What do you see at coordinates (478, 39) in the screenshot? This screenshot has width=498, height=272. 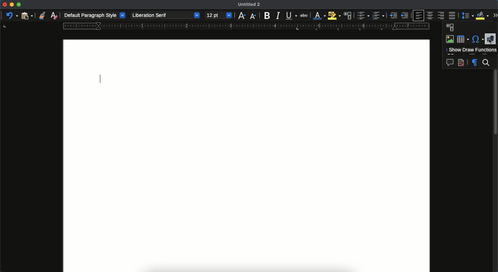 I see `special character` at bounding box center [478, 39].